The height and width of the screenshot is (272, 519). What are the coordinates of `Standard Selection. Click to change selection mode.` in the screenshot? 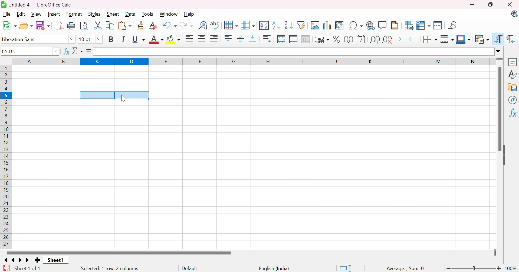 It's located at (345, 267).